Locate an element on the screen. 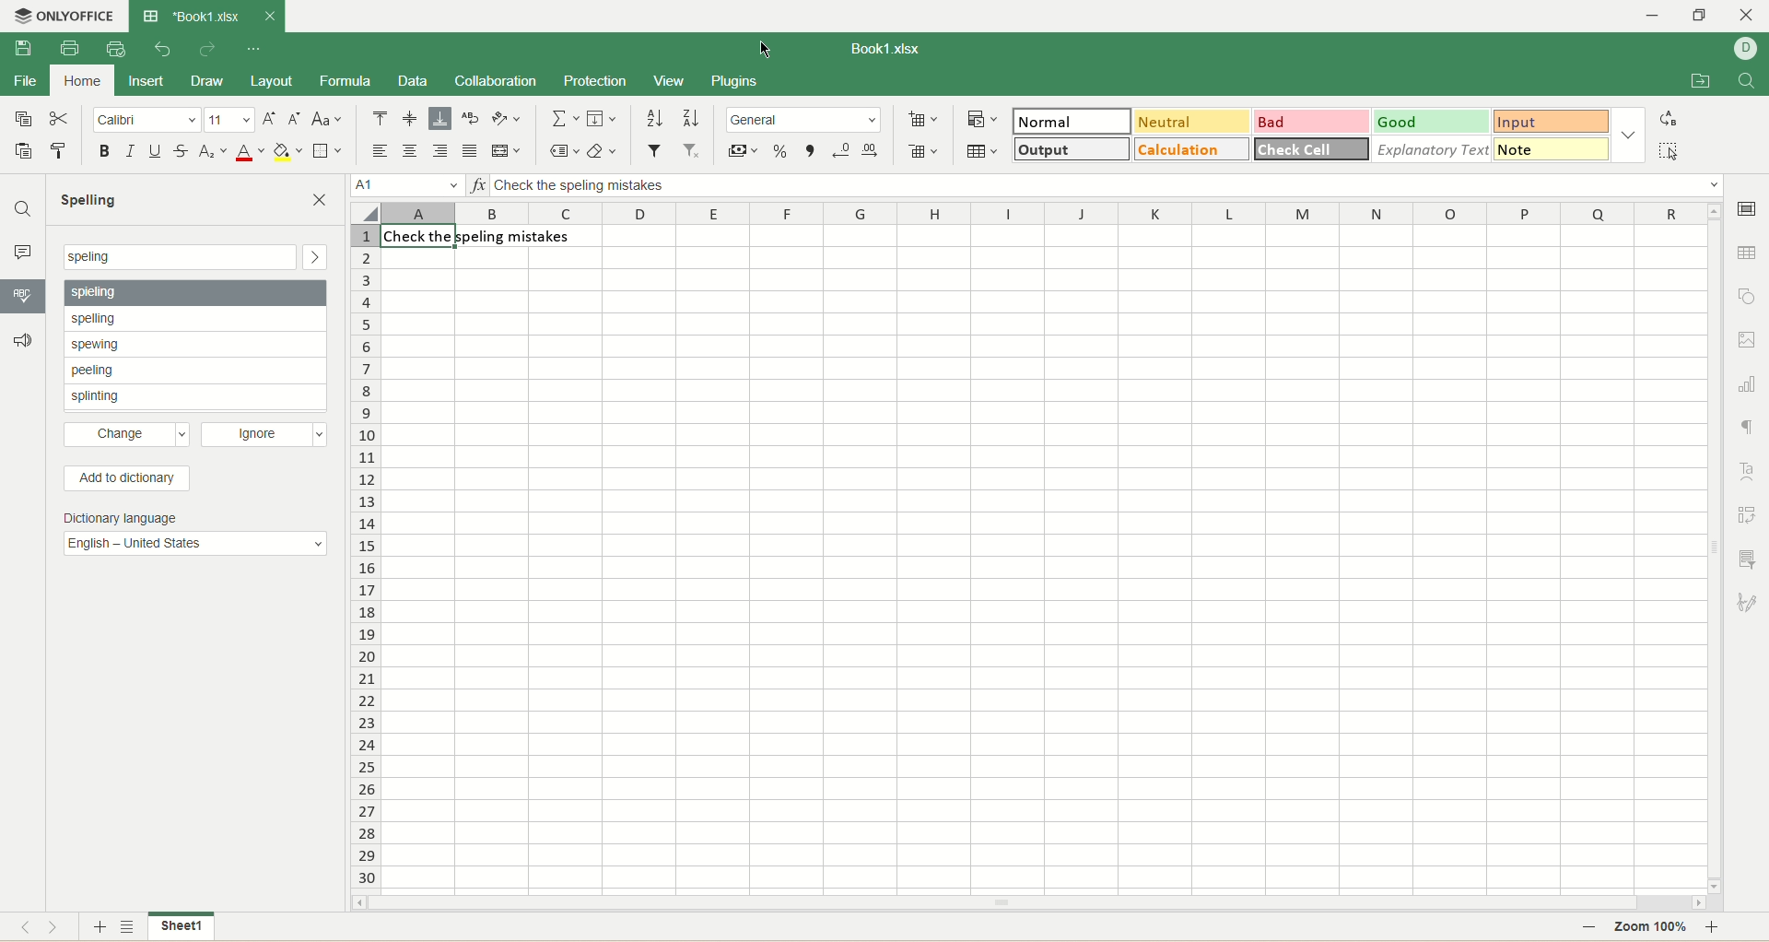  align center is located at coordinates (408, 151).